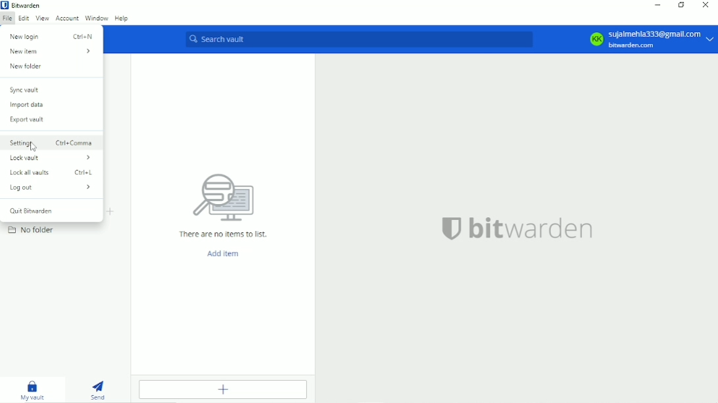 This screenshot has width=718, height=403. I want to click on logo, so click(448, 229).